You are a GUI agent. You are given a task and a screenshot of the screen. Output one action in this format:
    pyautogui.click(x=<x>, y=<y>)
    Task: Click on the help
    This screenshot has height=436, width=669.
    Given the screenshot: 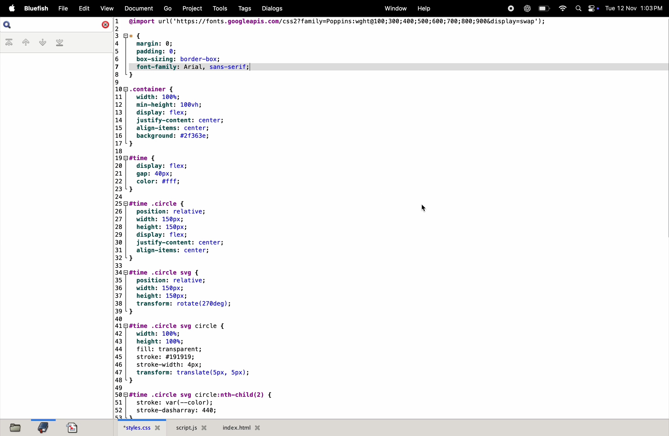 What is the action you would take?
    pyautogui.click(x=426, y=8)
    